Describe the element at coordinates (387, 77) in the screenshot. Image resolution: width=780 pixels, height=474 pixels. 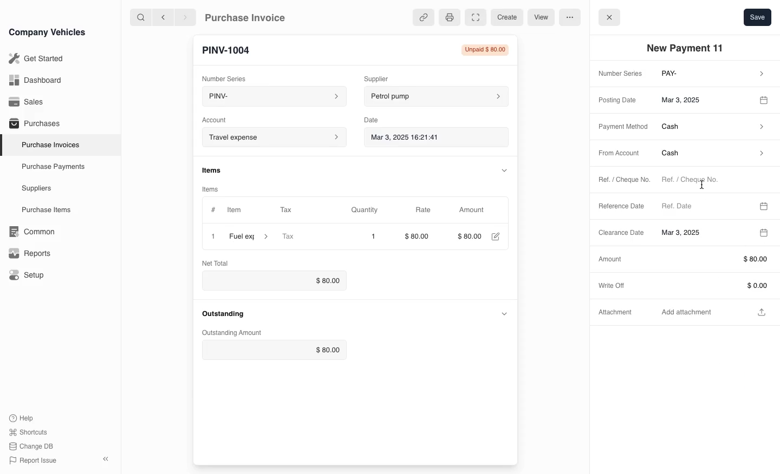
I see `Supplier` at that location.